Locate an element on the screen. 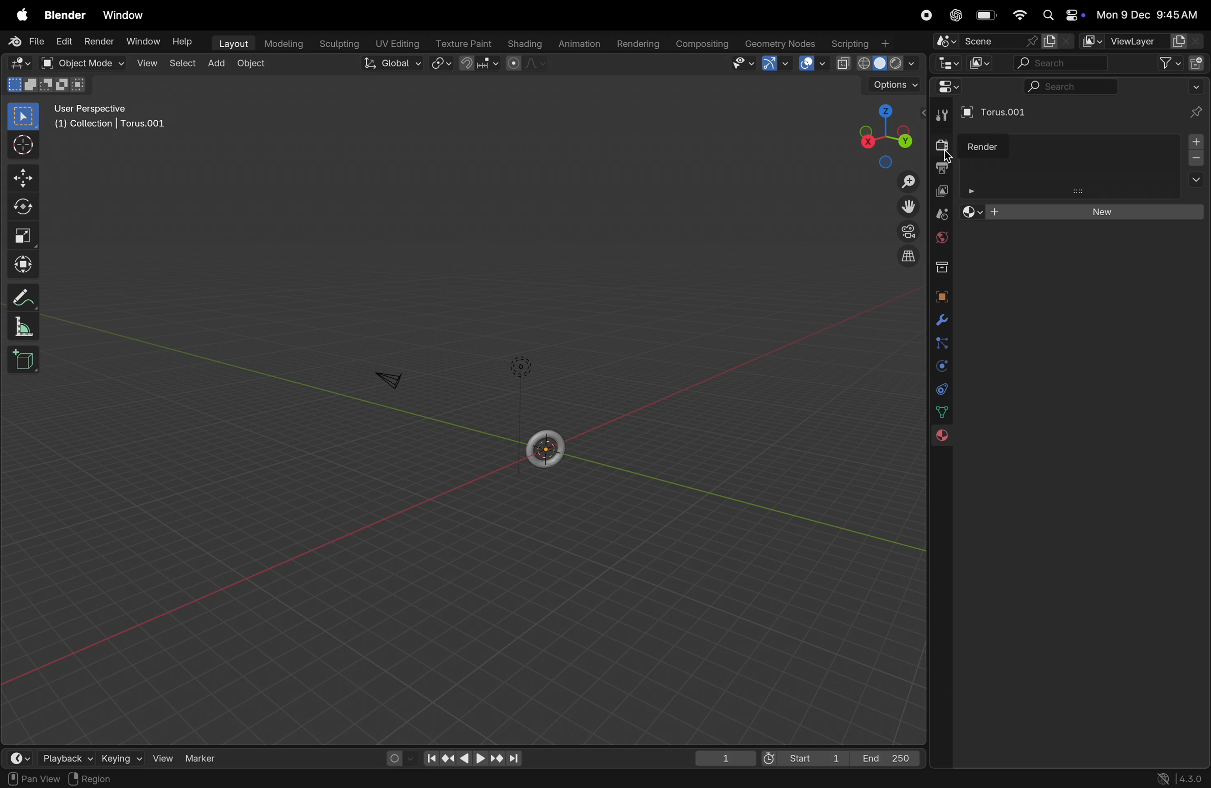 Image resolution: width=1211 pixels, height=788 pixels. Global is located at coordinates (390, 64).